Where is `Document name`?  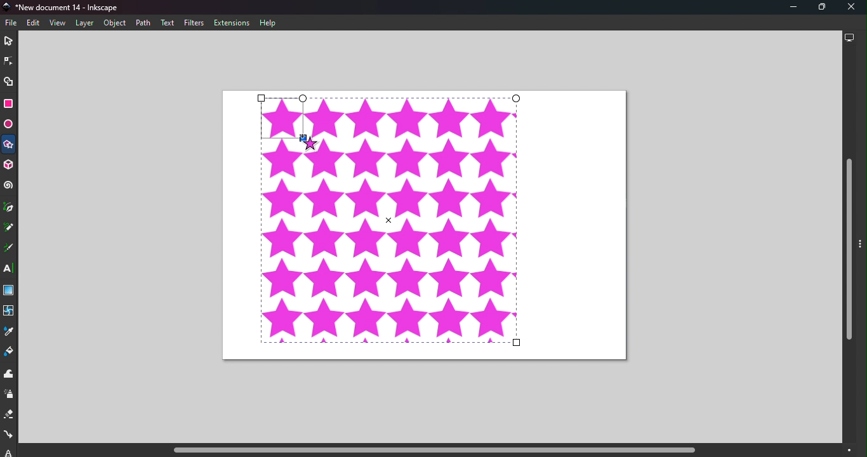
Document name is located at coordinates (66, 7).